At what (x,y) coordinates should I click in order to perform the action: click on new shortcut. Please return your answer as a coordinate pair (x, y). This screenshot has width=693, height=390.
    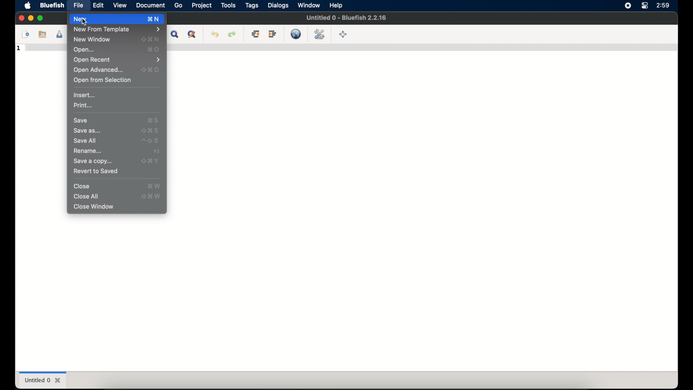
    Looking at the image, I should click on (154, 19).